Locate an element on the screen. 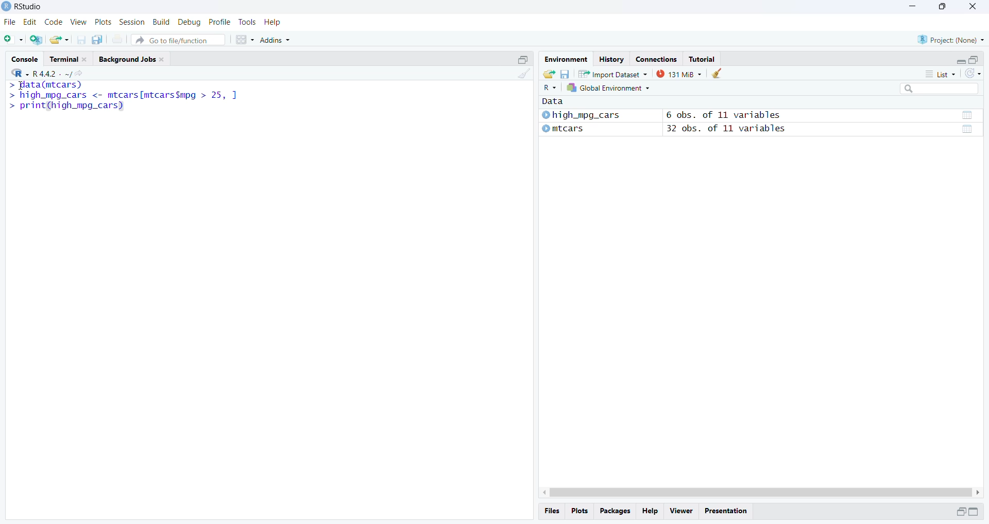 Image resolution: width=989 pixels, height=524 pixels. data is located at coordinates (559, 101).